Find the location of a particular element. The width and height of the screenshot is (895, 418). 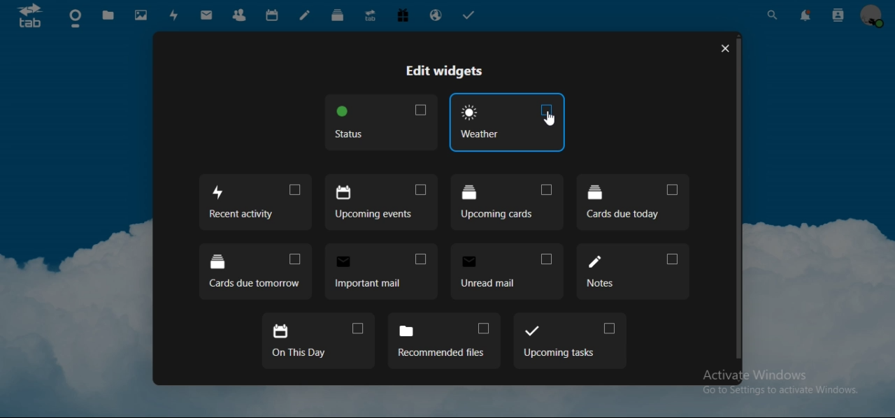

unread mail is located at coordinates (508, 273).